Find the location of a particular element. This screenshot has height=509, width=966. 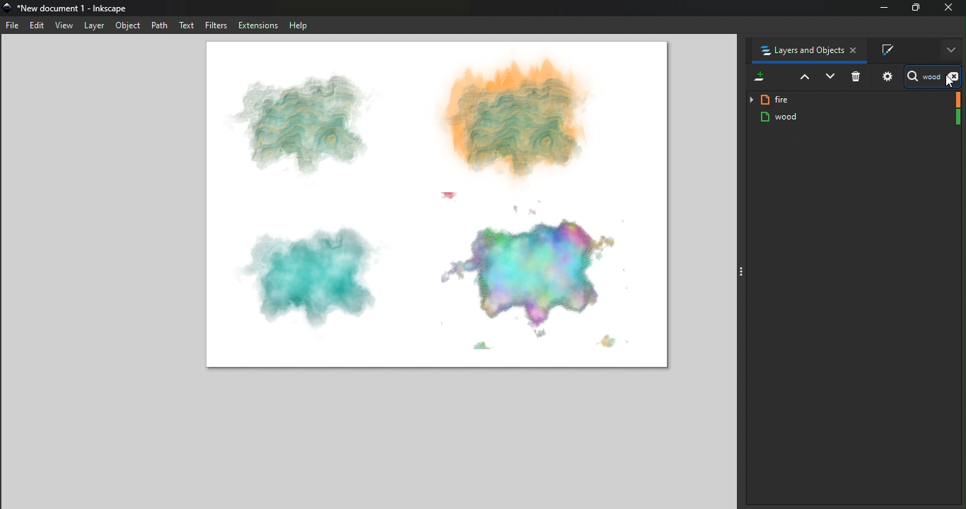

Canvas is located at coordinates (442, 206).